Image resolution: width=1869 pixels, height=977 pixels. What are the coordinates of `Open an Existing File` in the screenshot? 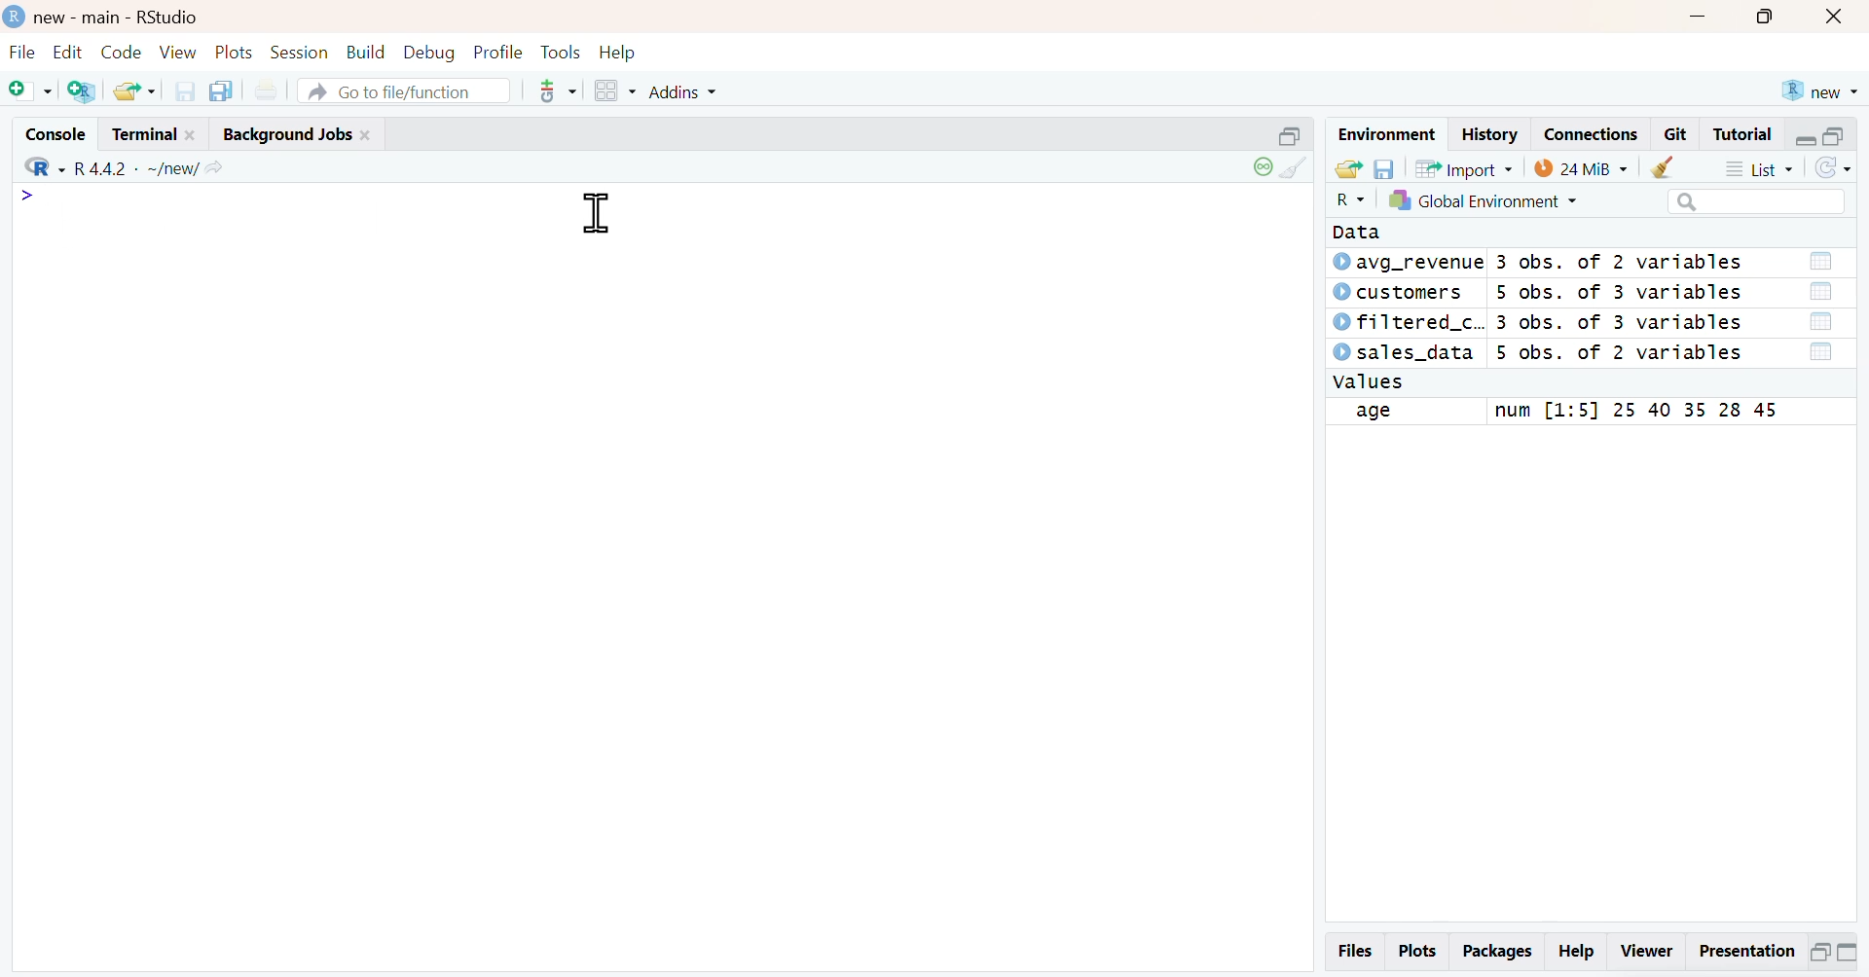 It's located at (133, 91).